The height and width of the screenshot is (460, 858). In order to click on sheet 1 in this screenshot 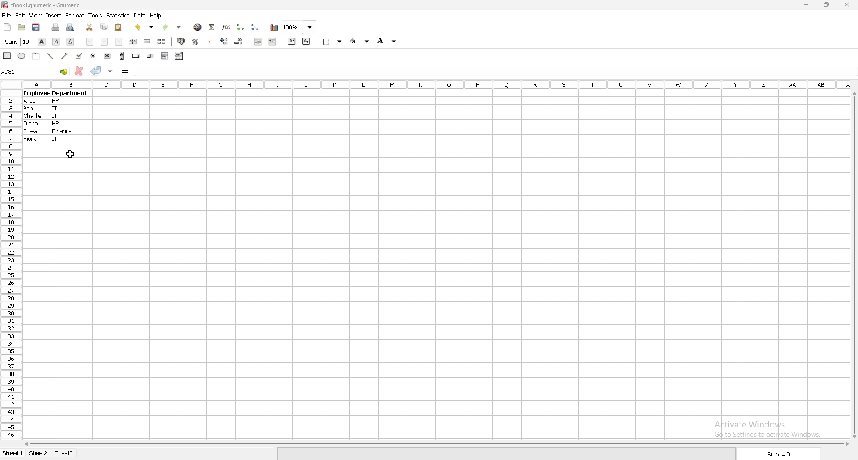, I will do `click(13, 453)`.